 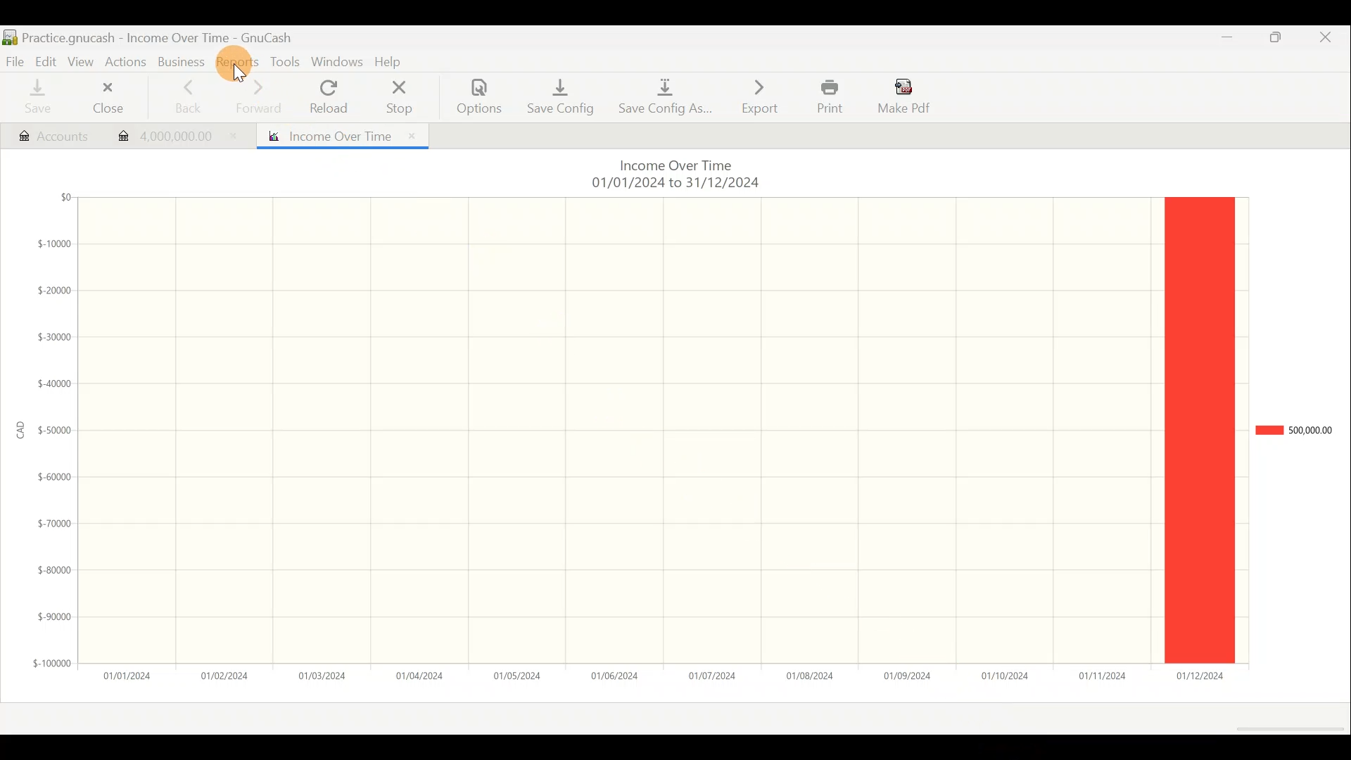 What do you see at coordinates (752, 96) in the screenshot?
I see `Export` at bounding box center [752, 96].